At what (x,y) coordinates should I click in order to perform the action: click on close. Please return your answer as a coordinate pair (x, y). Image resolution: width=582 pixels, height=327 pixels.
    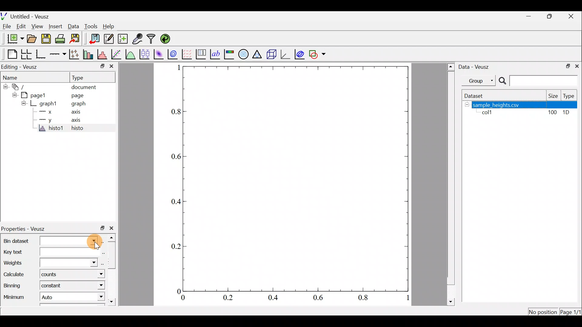
    Looking at the image, I should click on (112, 66).